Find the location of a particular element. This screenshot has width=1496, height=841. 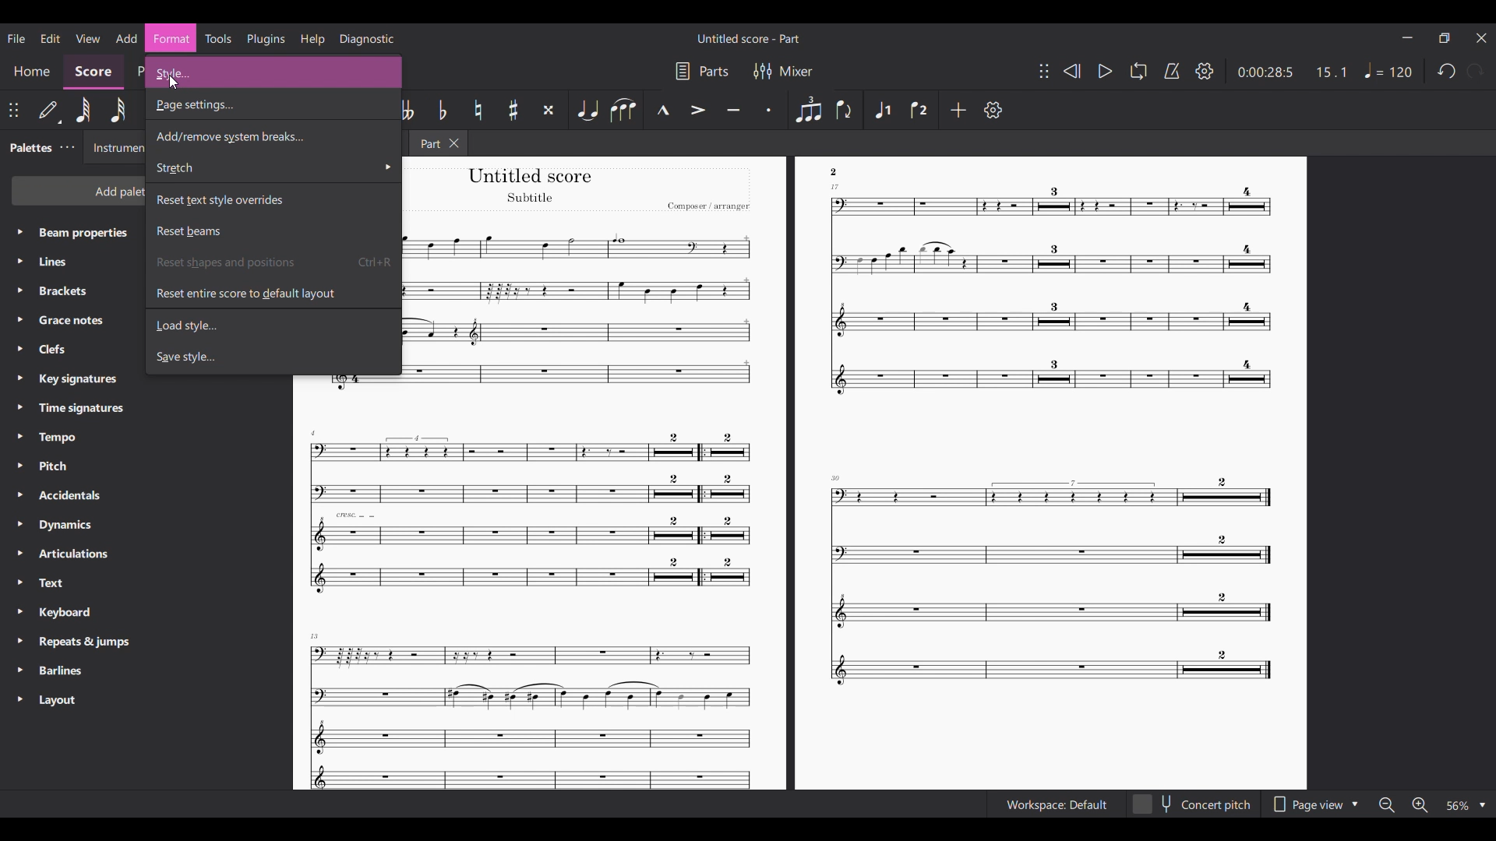

Staccato is located at coordinates (769, 110).